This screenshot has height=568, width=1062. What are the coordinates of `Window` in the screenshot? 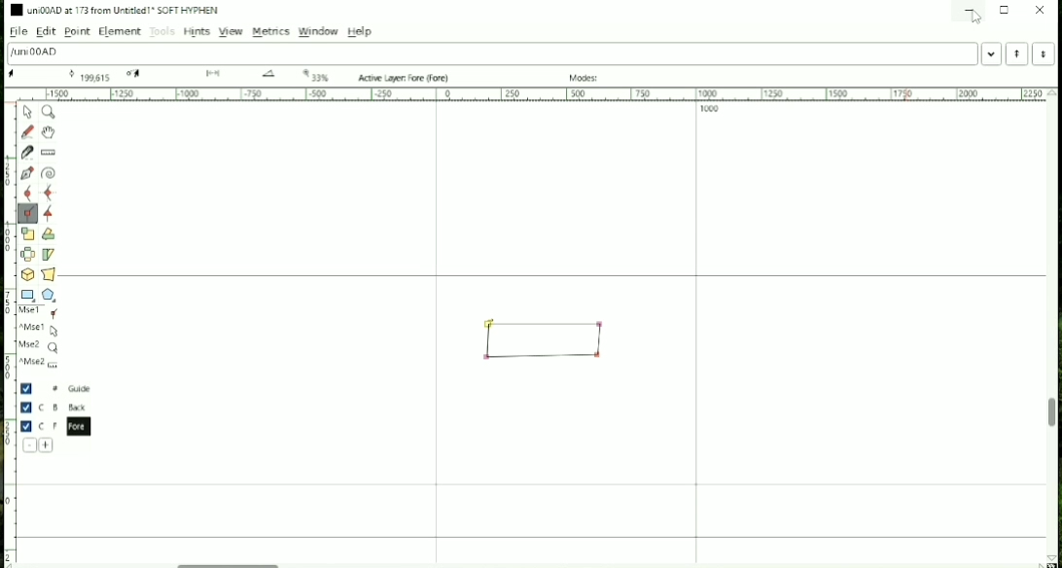 It's located at (319, 31).